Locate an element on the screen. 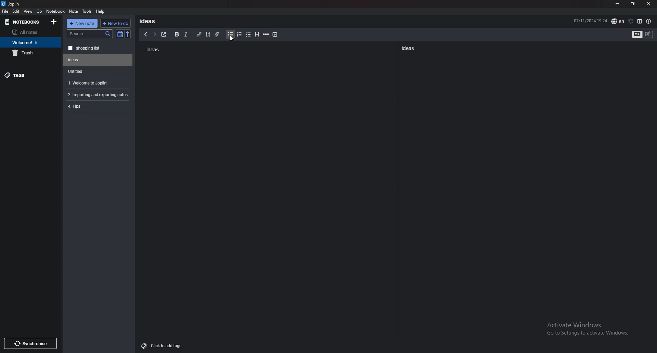 The image size is (657, 353). attachment is located at coordinates (218, 33).